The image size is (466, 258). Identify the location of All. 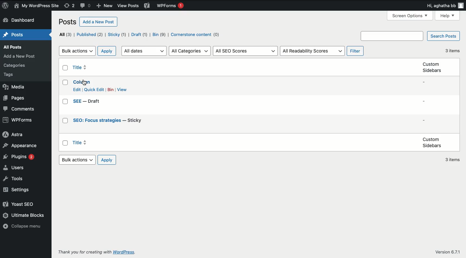
(65, 34).